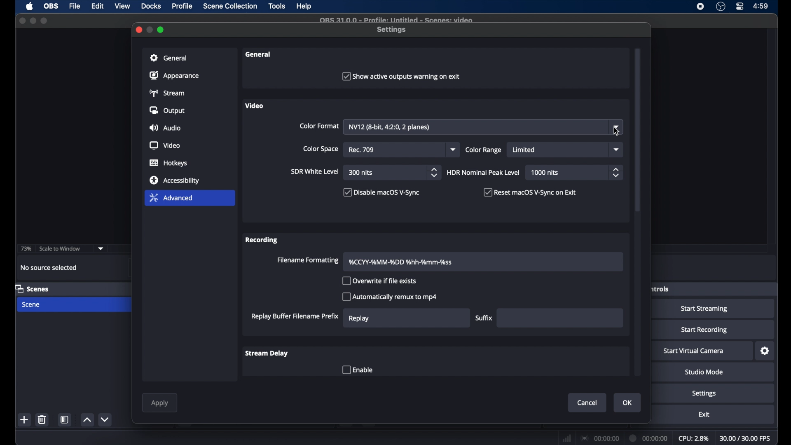 The width and height of the screenshot is (791, 445). Describe the element at coordinates (31, 304) in the screenshot. I see `scene` at that location.